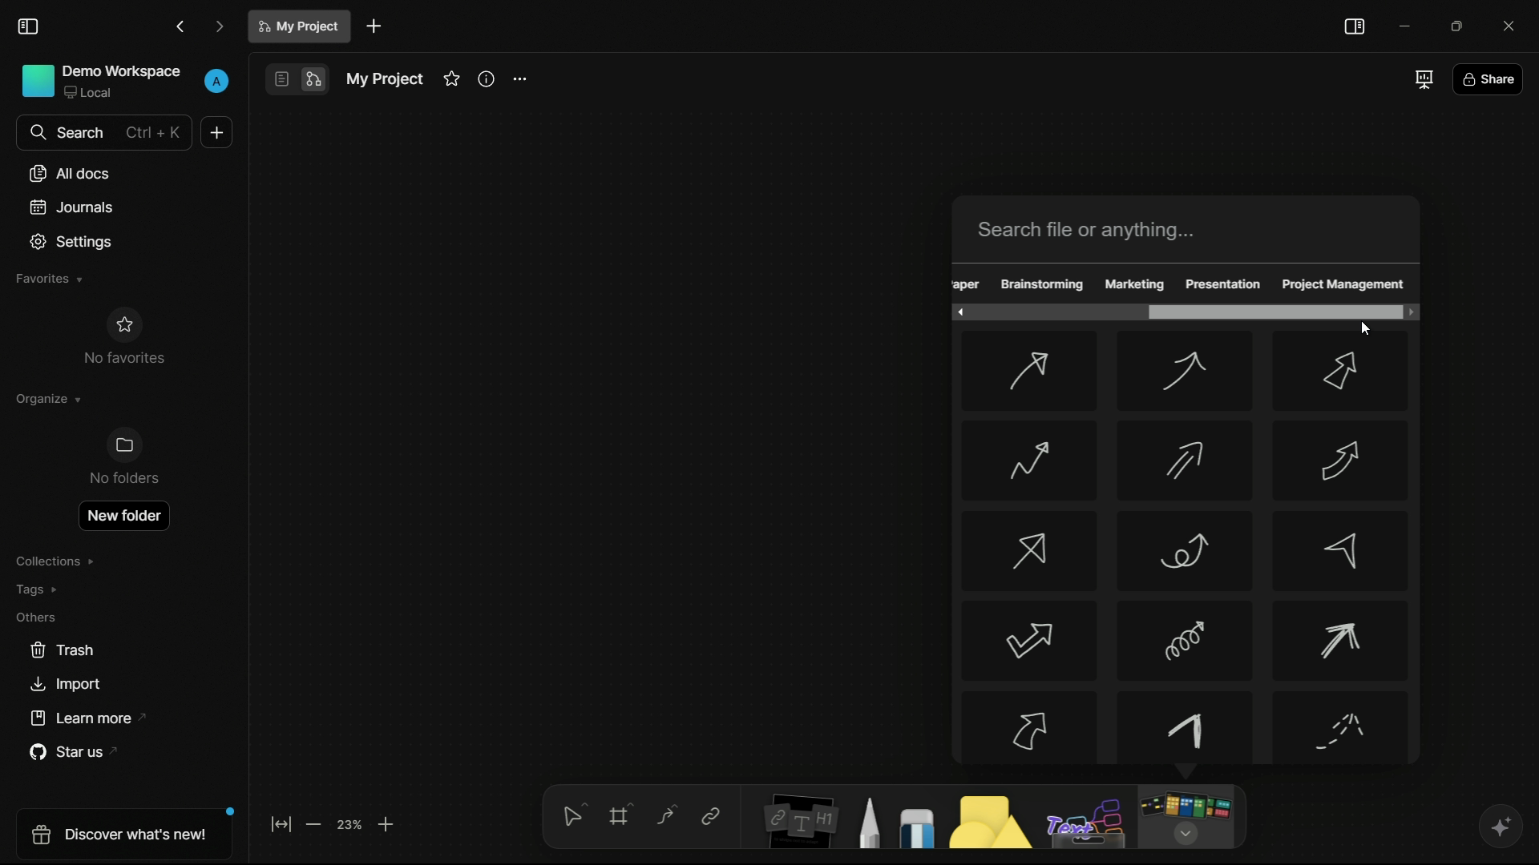 The height and width of the screenshot is (865, 1539). What do you see at coordinates (63, 650) in the screenshot?
I see `trash` at bounding box center [63, 650].